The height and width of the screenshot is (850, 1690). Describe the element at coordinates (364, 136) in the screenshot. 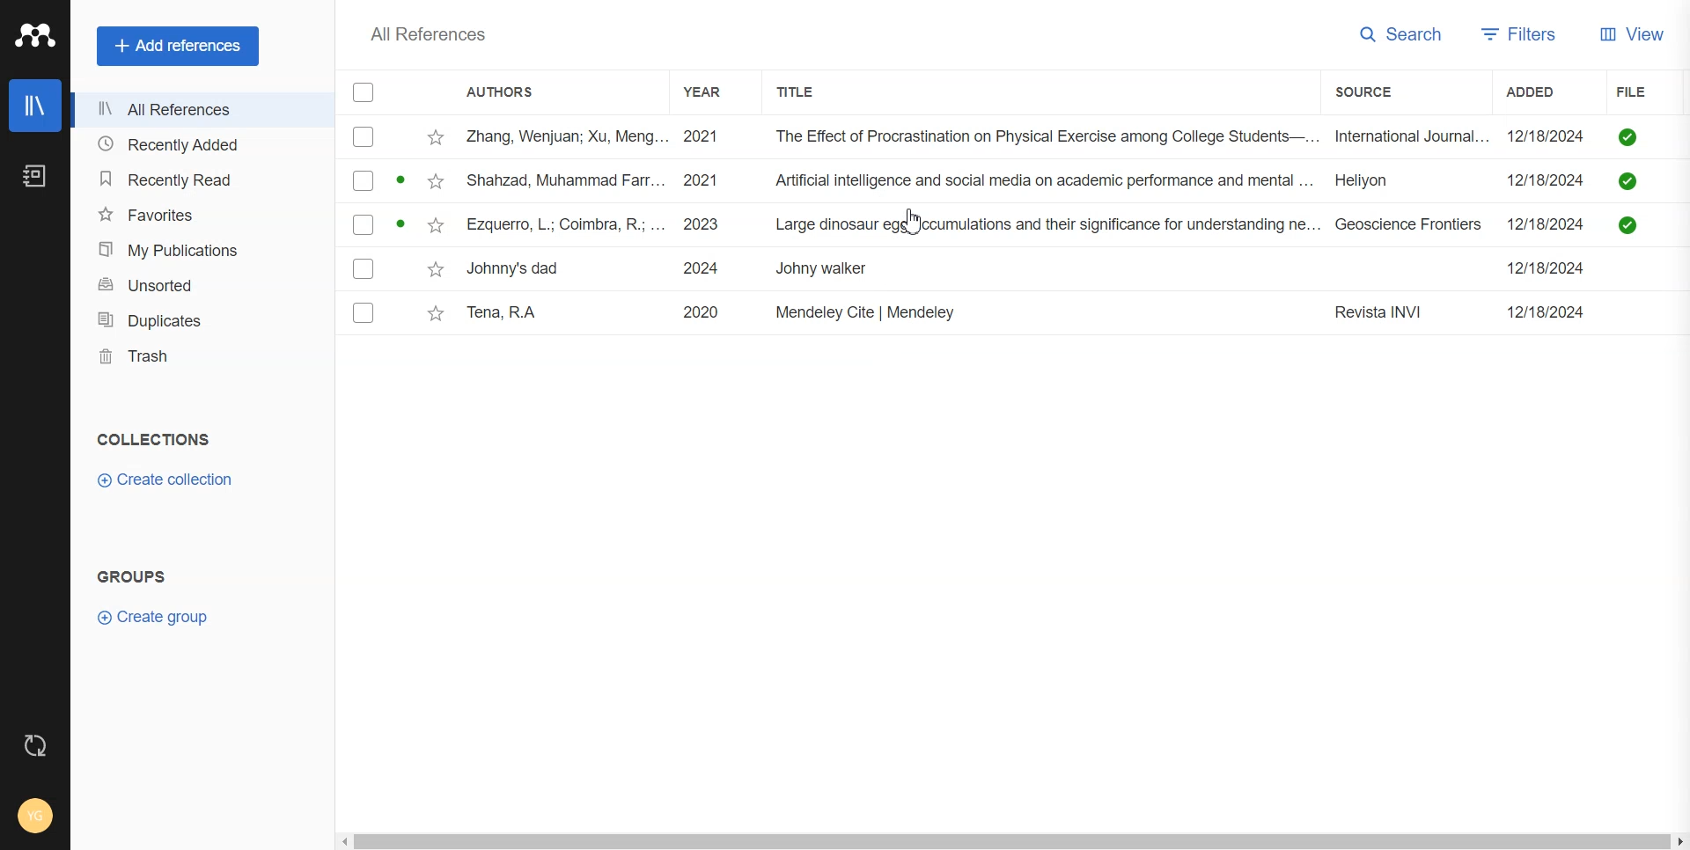

I see `Checkbox` at that location.